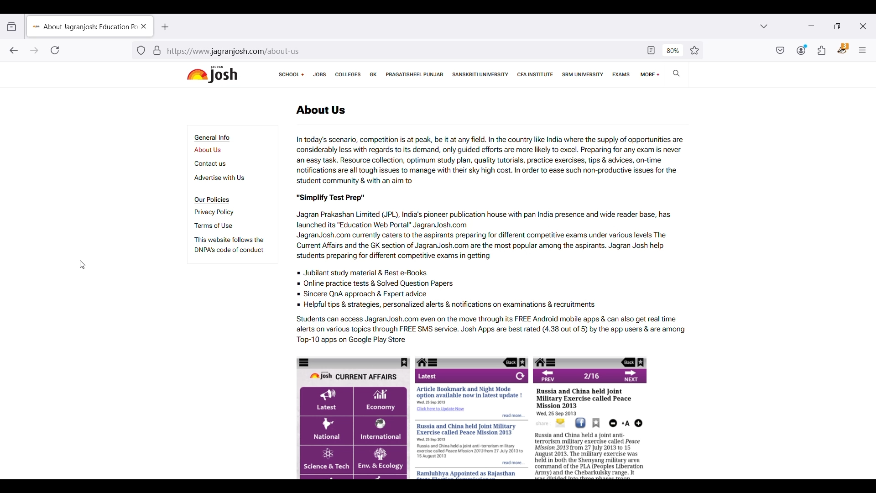 Image resolution: width=876 pixels, height=493 pixels. I want to click on Close current page, so click(142, 26).